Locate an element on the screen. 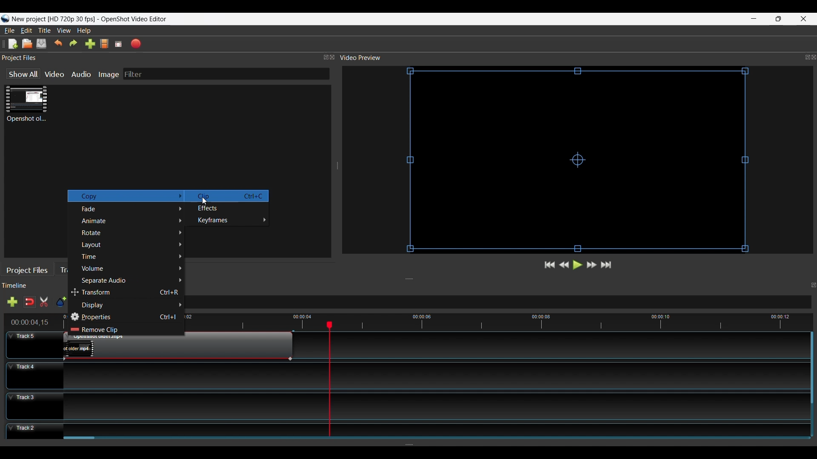 The height and width of the screenshot is (459, 817). Help is located at coordinates (85, 31).